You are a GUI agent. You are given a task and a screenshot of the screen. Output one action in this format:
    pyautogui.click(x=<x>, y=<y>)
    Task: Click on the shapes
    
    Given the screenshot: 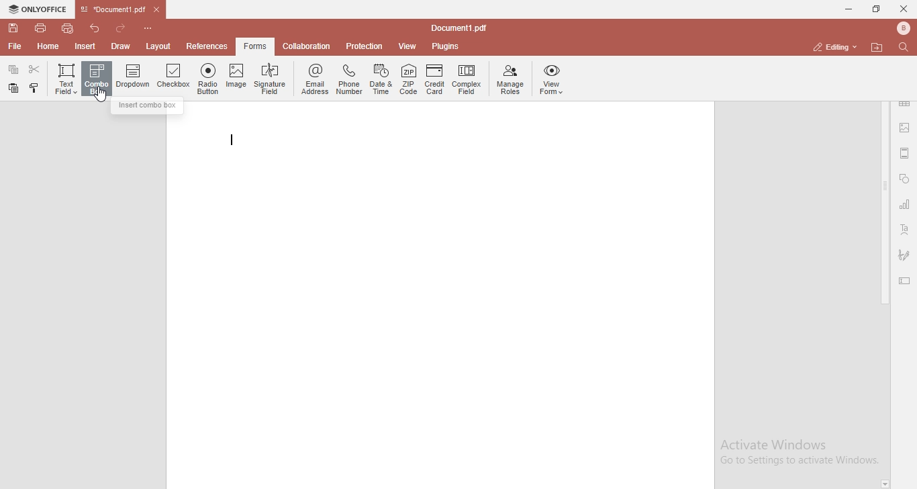 What is the action you would take?
    pyautogui.click(x=904, y=180)
    